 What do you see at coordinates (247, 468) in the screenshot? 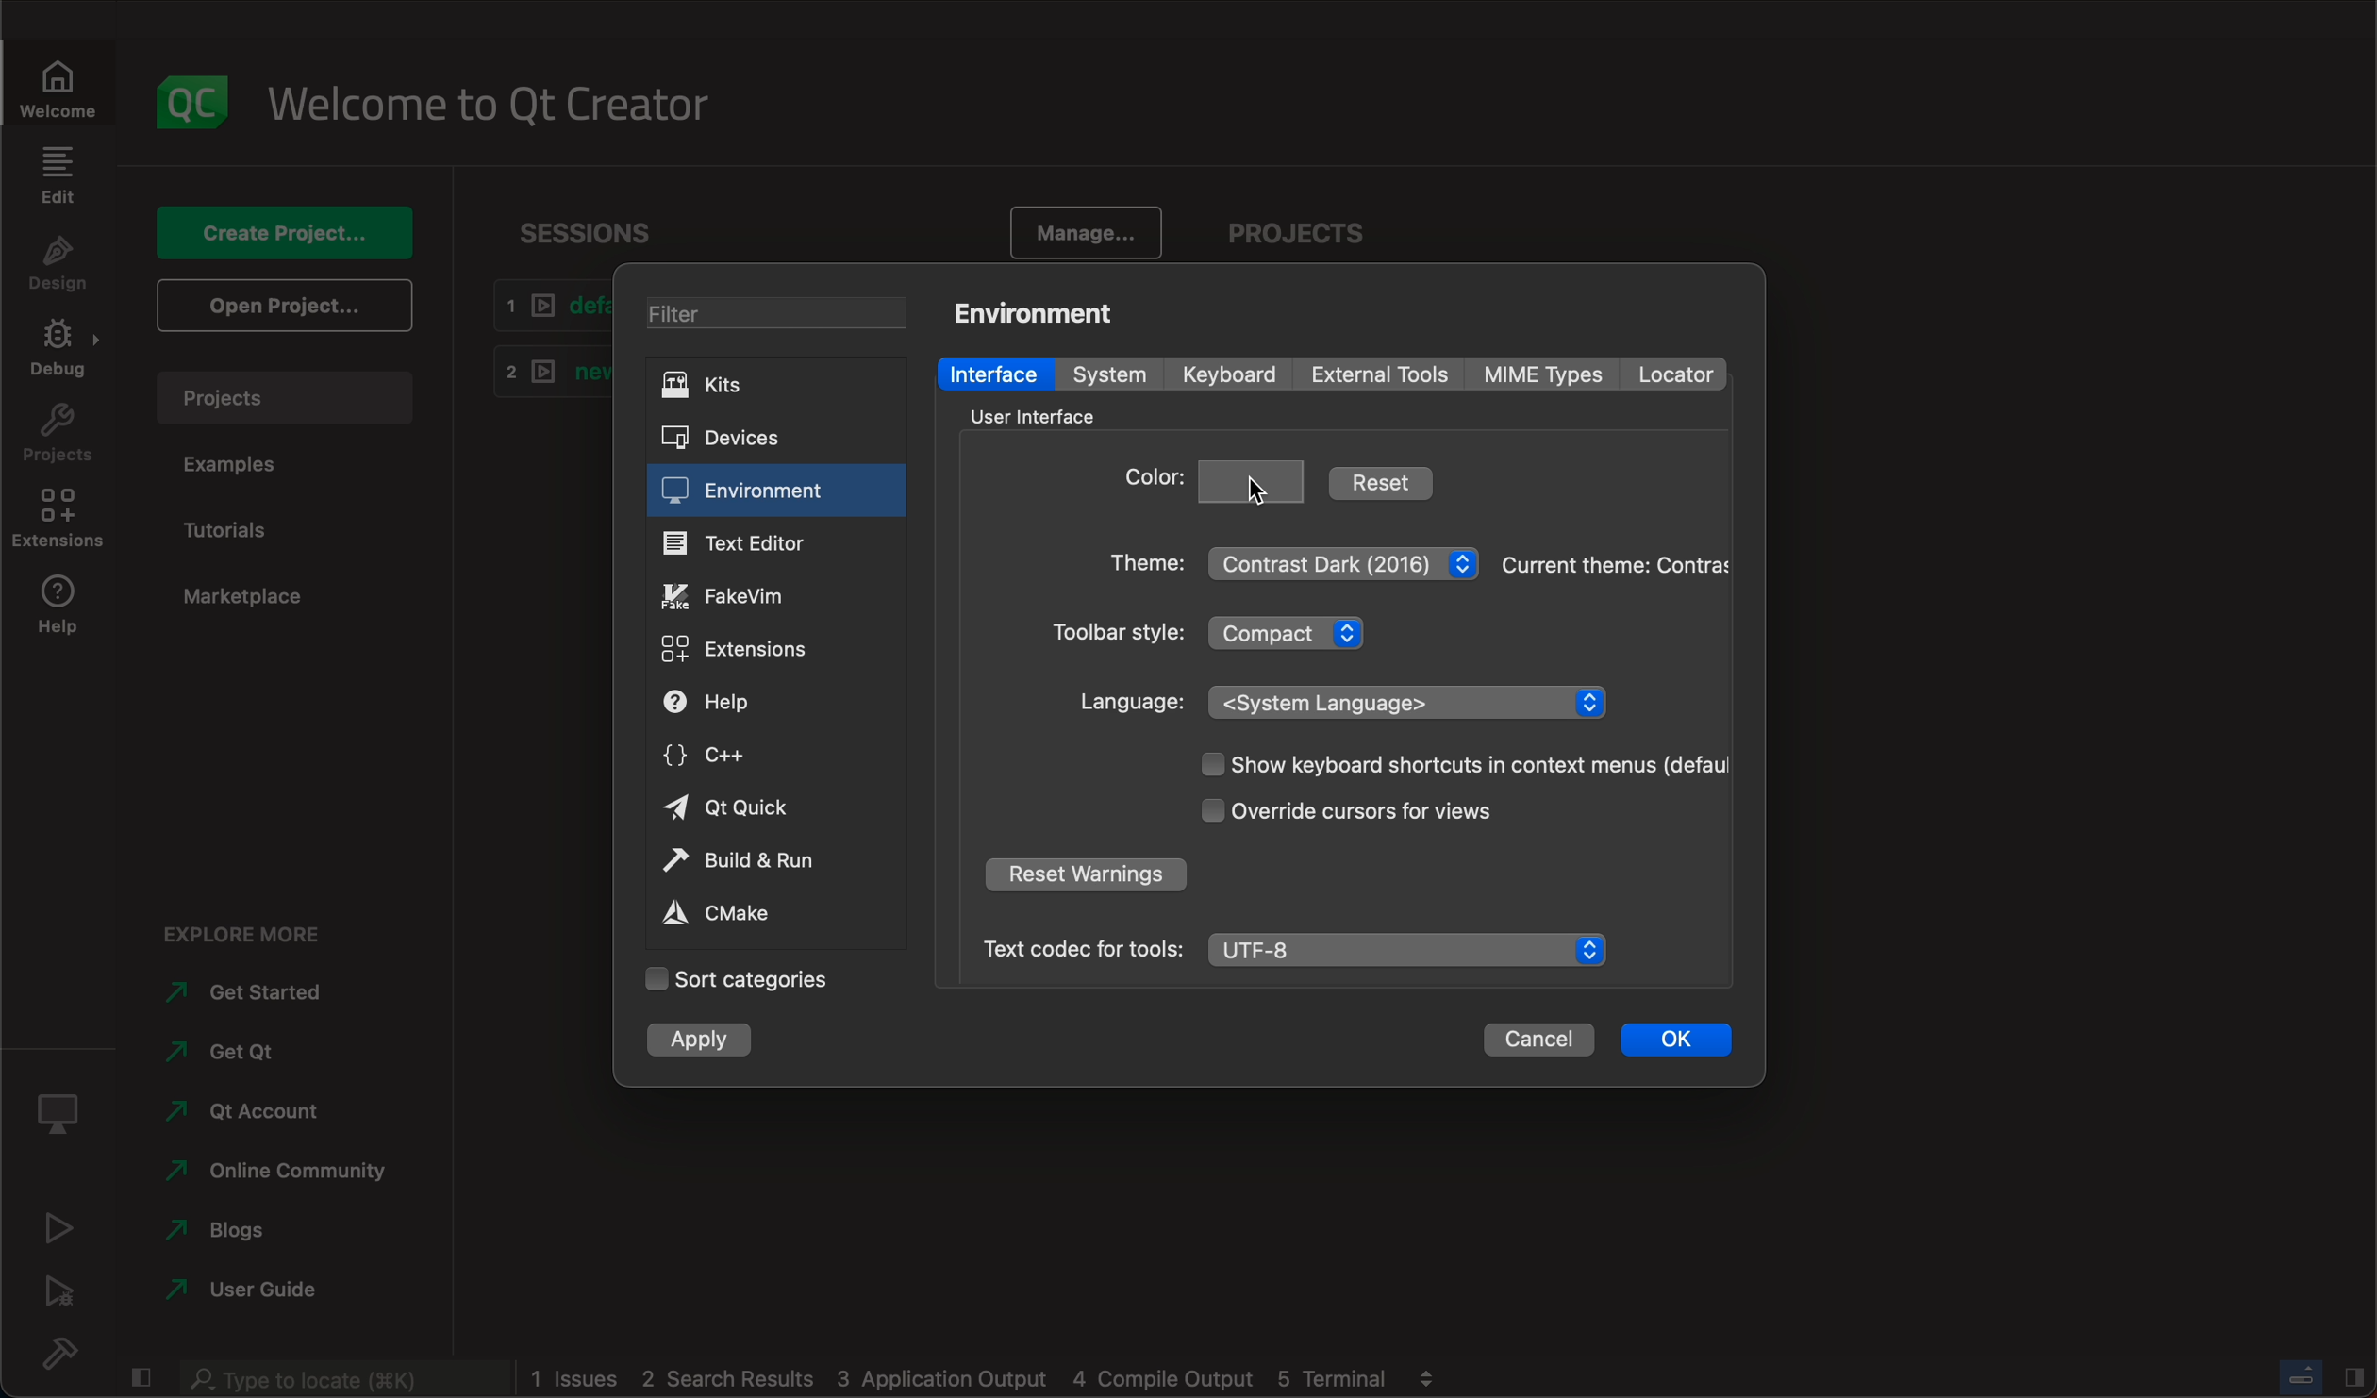
I see `examples` at bounding box center [247, 468].